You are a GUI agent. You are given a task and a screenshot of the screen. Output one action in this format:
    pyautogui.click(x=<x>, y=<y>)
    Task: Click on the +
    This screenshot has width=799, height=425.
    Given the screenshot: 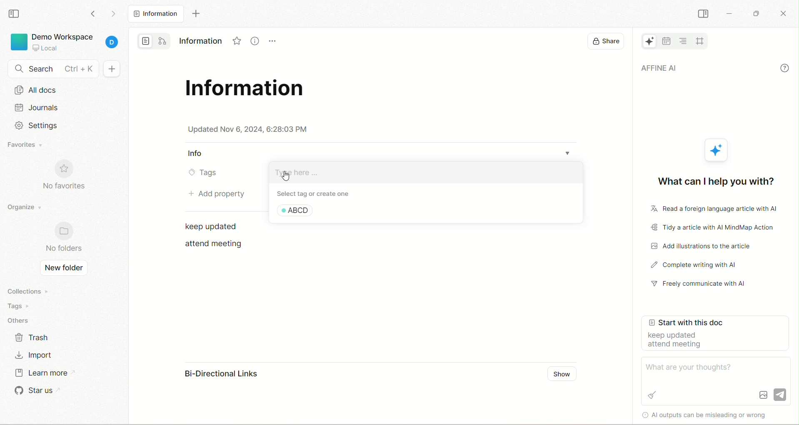 What is the action you would take?
    pyautogui.click(x=115, y=68)
    